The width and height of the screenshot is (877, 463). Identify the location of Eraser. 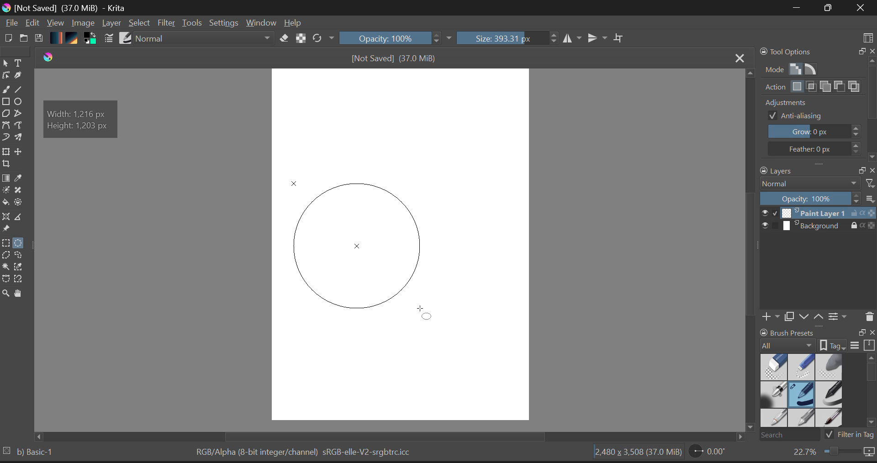
(282, 38).